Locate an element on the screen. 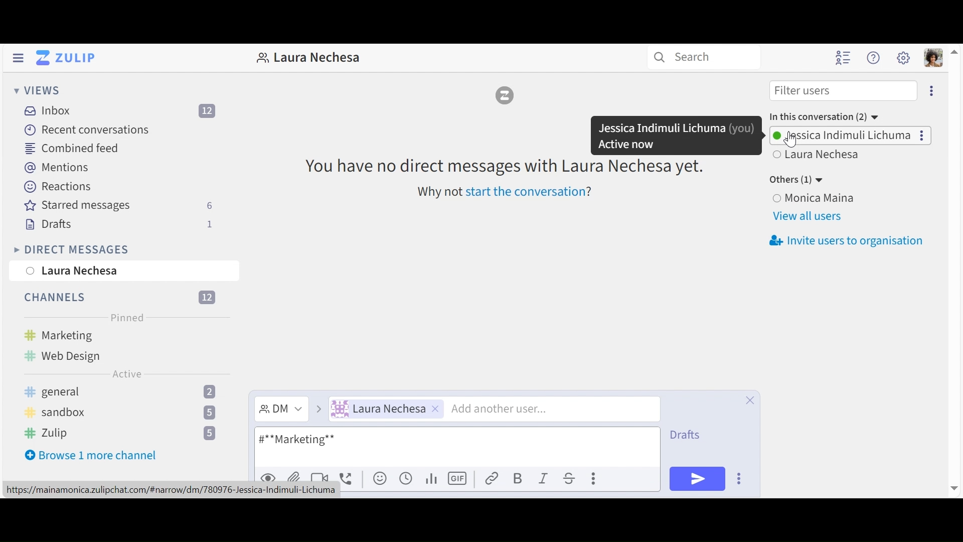  Views is located at coordinates (37, 90).